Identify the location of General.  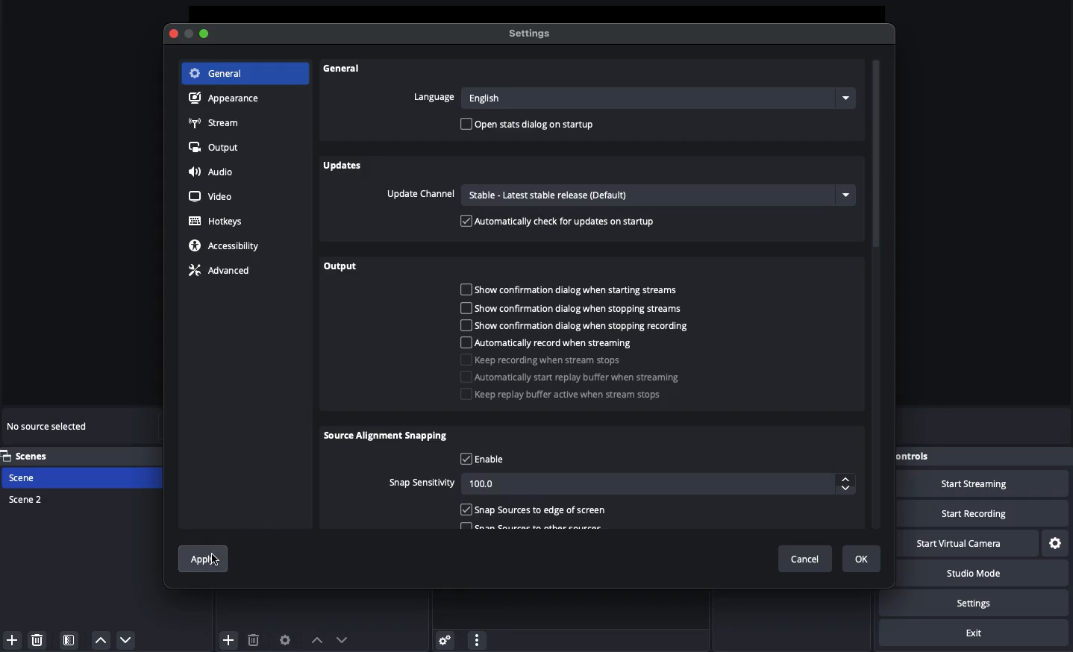
(219, 73).